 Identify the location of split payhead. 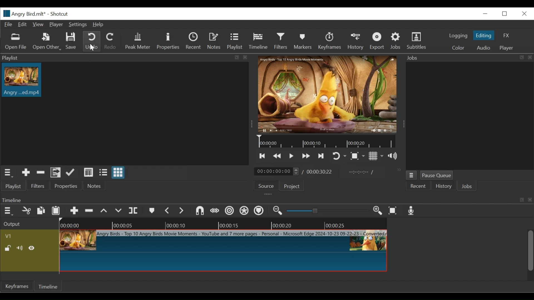
(133, 211).